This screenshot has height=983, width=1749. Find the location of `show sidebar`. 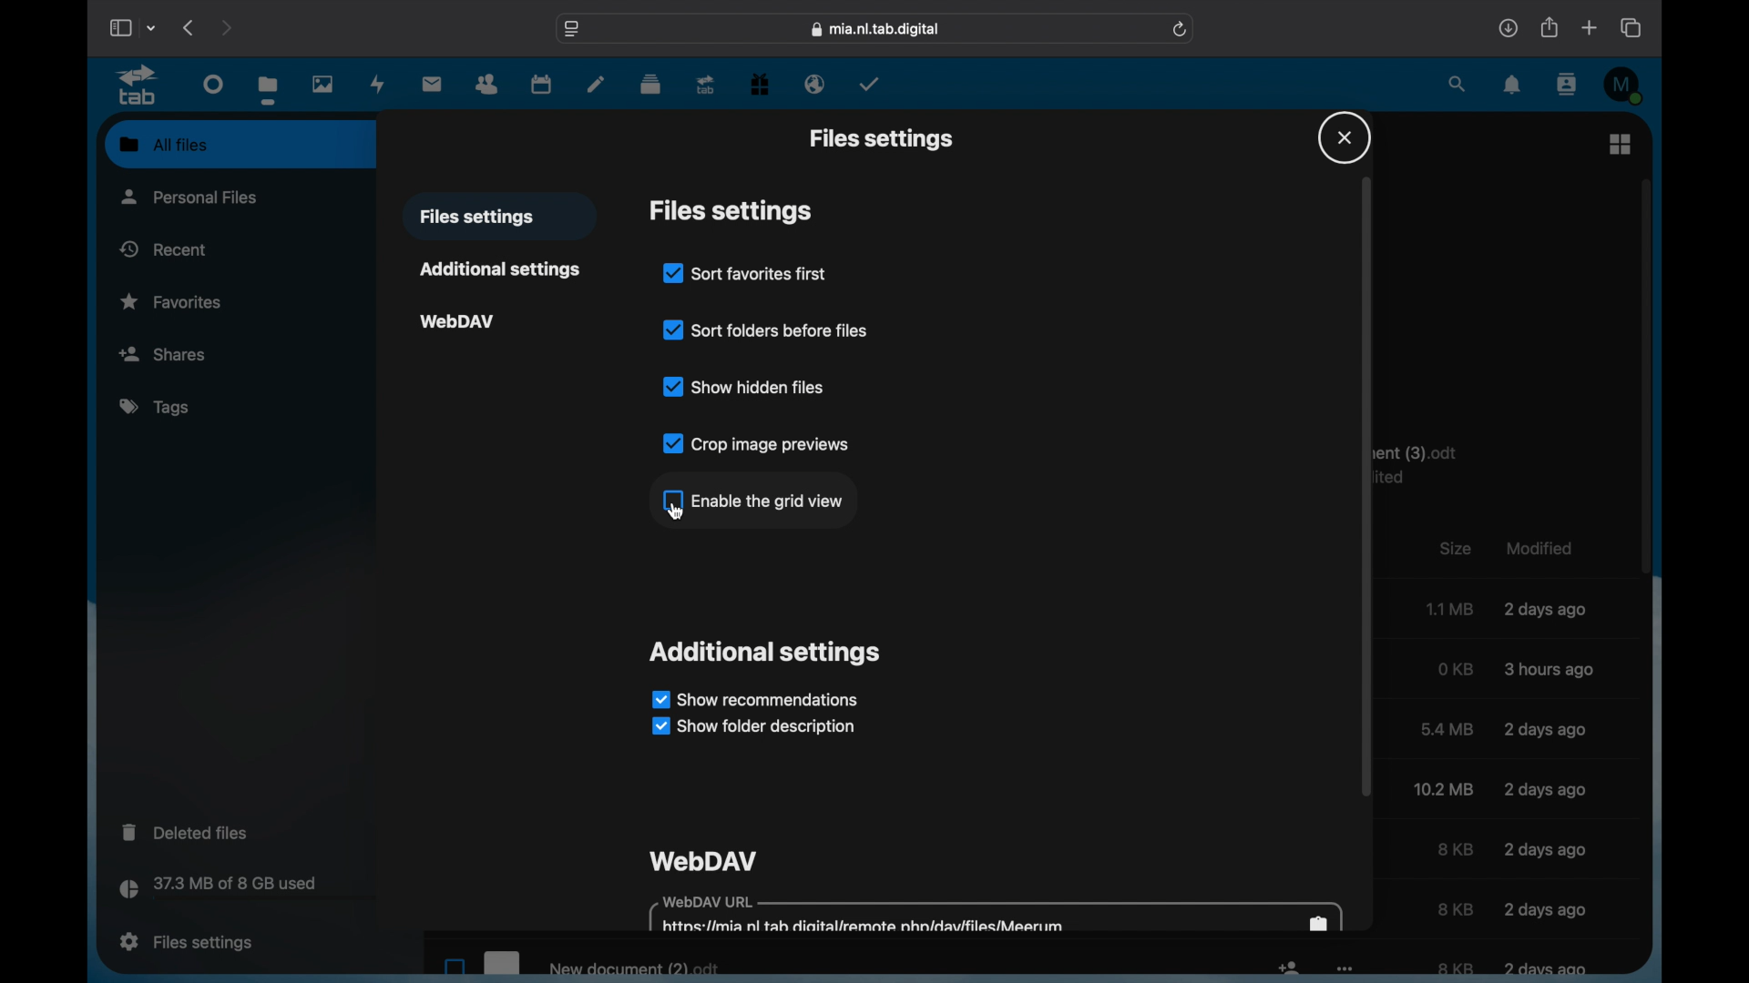

show sidebar is located at coordinates (118, 27).